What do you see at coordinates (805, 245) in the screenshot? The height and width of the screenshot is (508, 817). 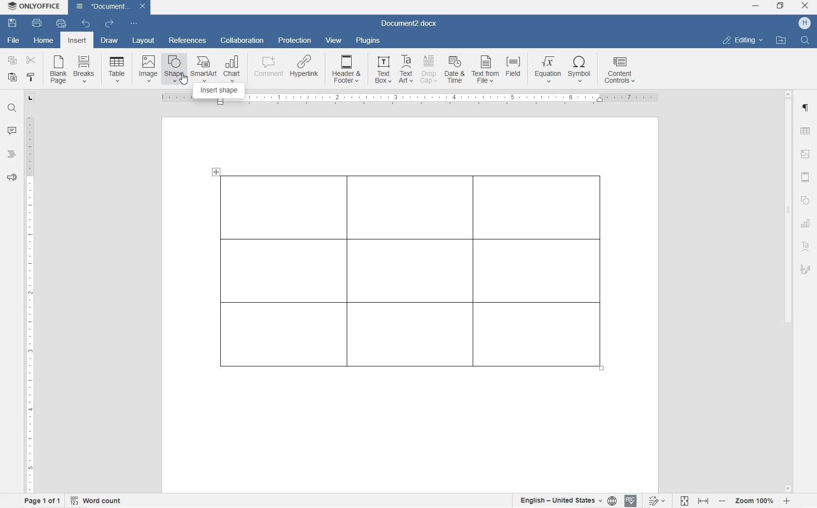 I see `textart` at bounding box center [805, 245].